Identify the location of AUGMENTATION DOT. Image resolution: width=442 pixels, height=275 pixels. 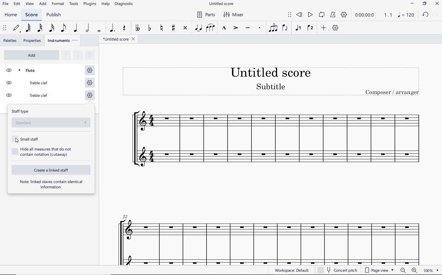
(112, 28).